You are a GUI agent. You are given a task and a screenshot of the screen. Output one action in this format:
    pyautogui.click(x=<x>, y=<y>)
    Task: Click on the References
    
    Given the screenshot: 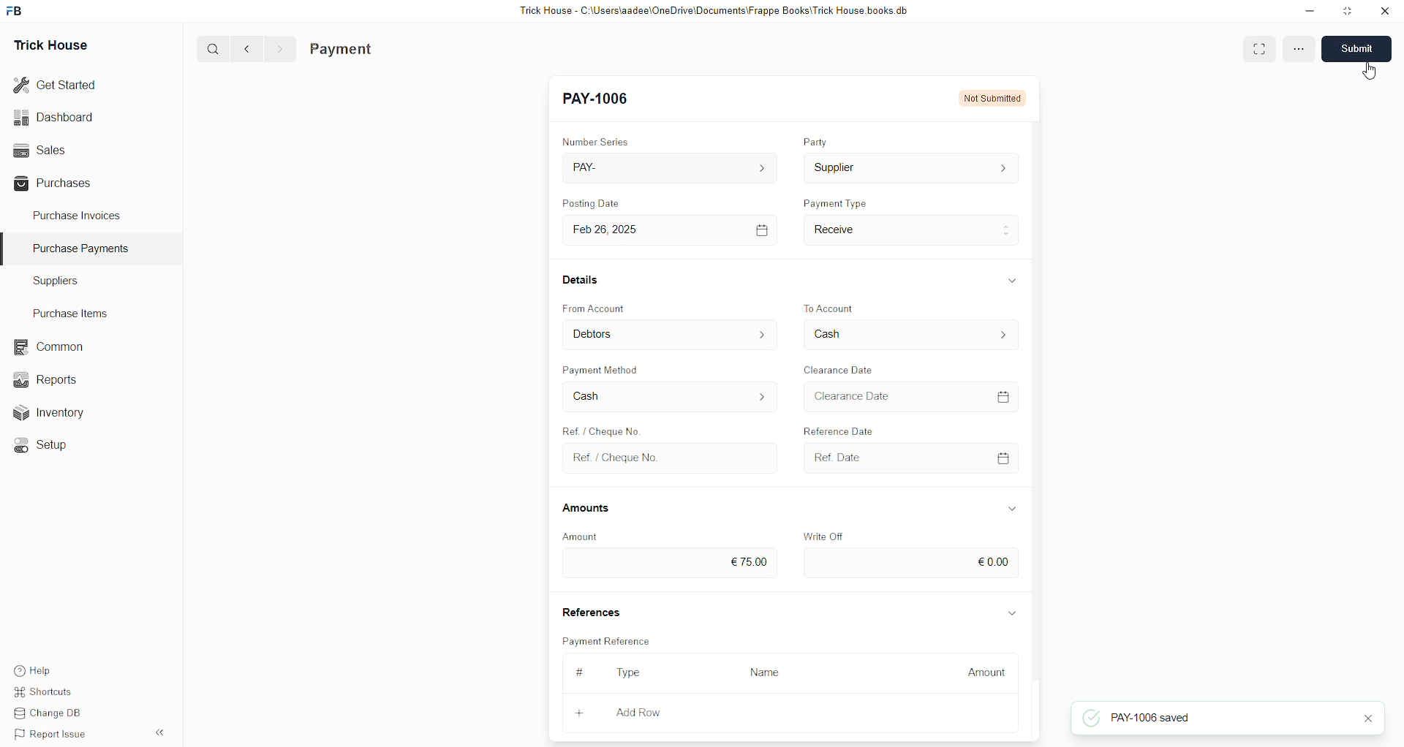 What is the action you would take?
    pyautogui.click(x=591, y=610)
    